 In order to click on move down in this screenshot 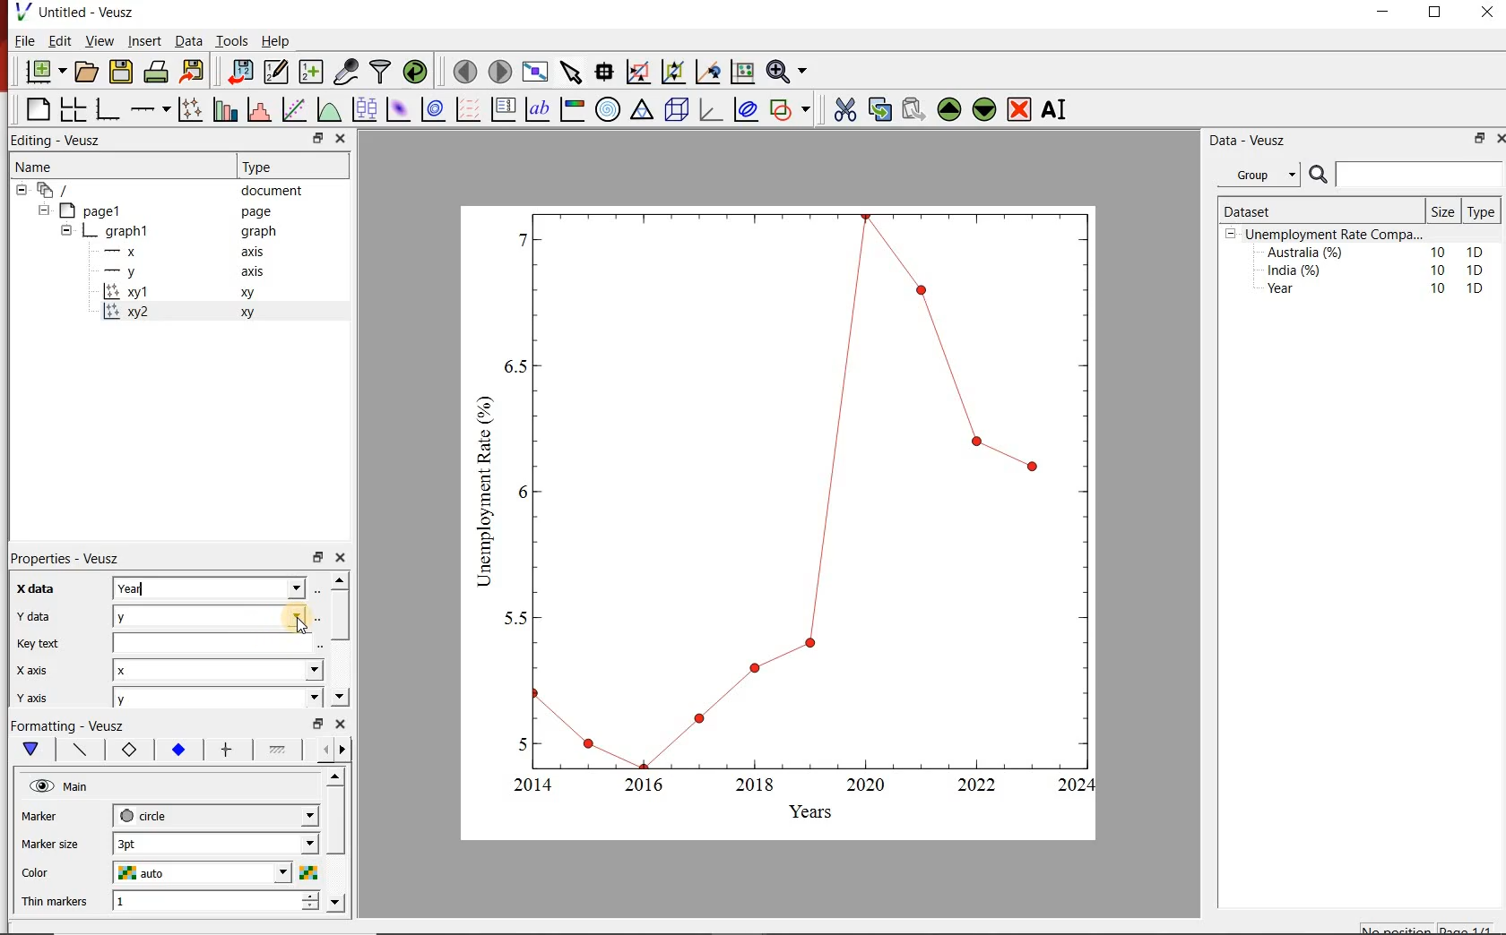, I will do `click(339, 696)`.